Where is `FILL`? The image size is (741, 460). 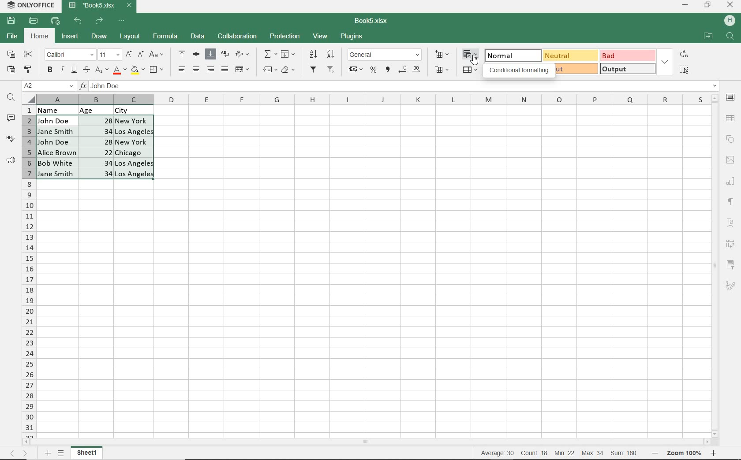
FILL is located at coordinates (290, 55).